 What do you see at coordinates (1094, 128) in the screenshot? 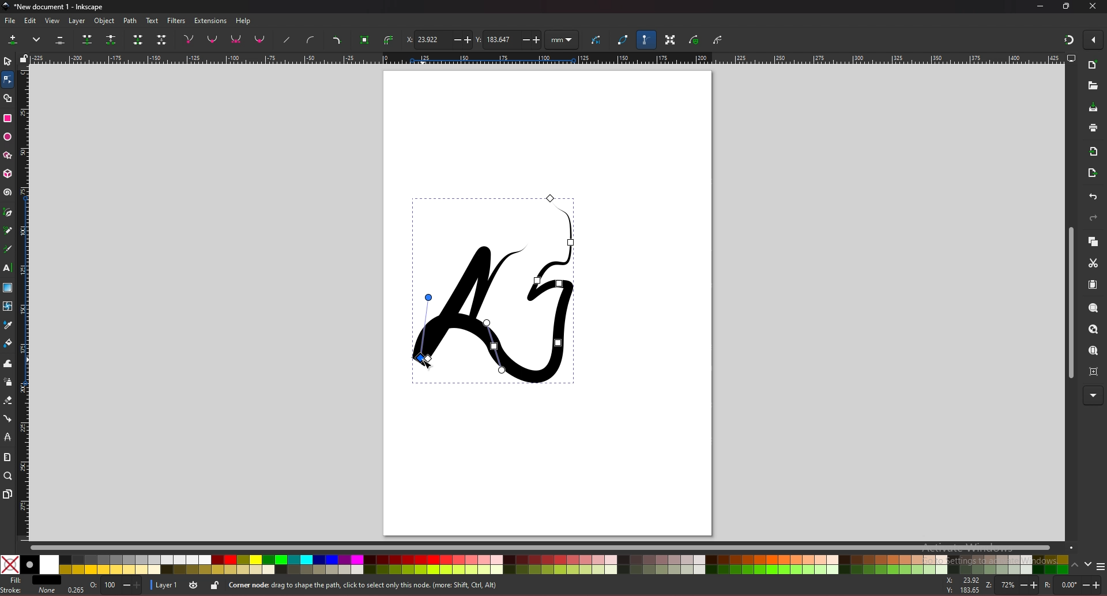
I see `print` at bounding box center [1094, 128].